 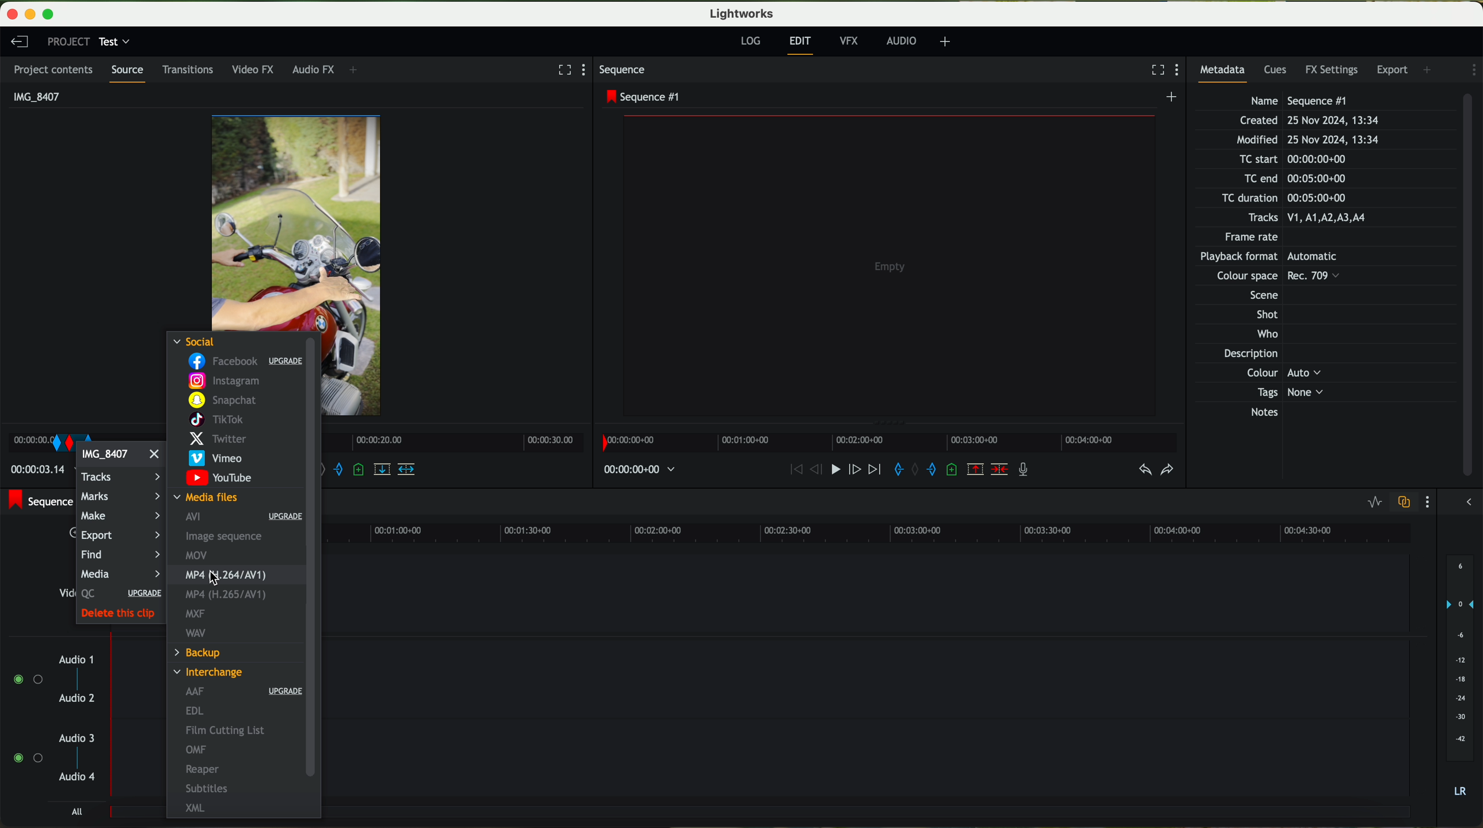 I want to click on enable audio tracks, so click(x=26, y=719).